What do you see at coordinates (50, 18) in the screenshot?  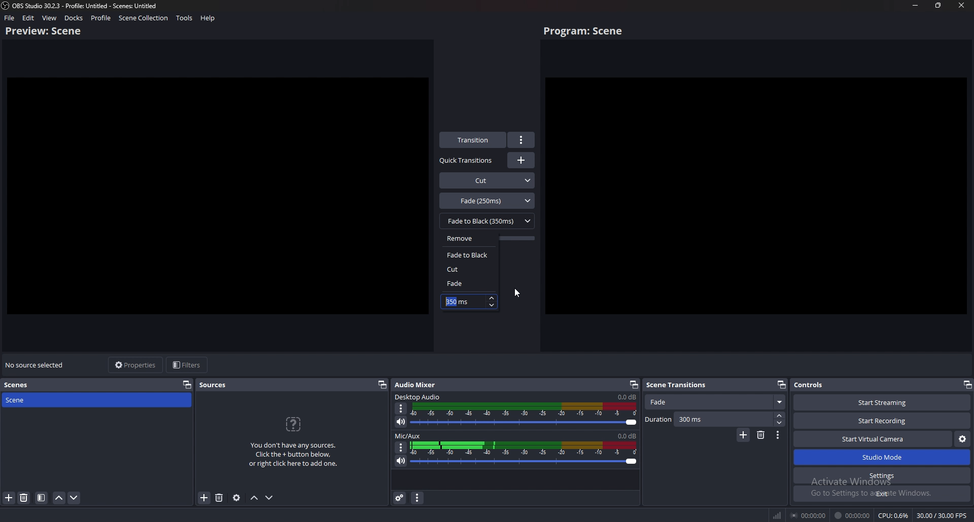 I see `view` at bounding box center [50, 18].